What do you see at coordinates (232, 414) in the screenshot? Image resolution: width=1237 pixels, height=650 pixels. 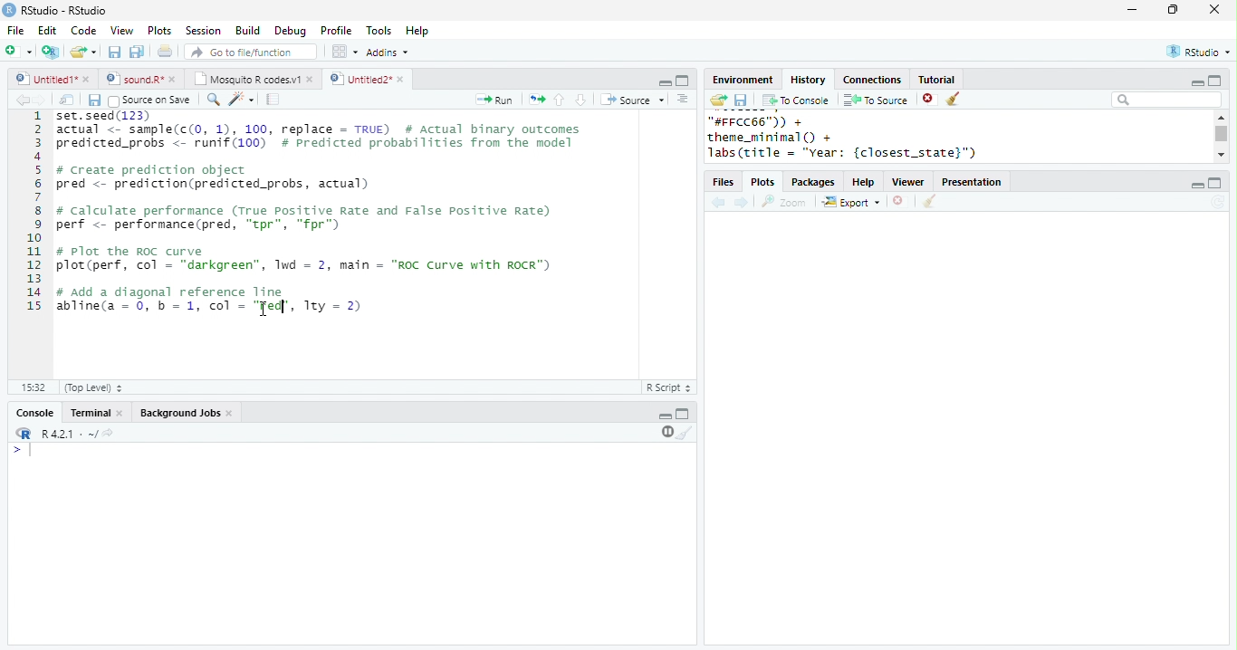 I see `close` at bounding box center [232, 414].